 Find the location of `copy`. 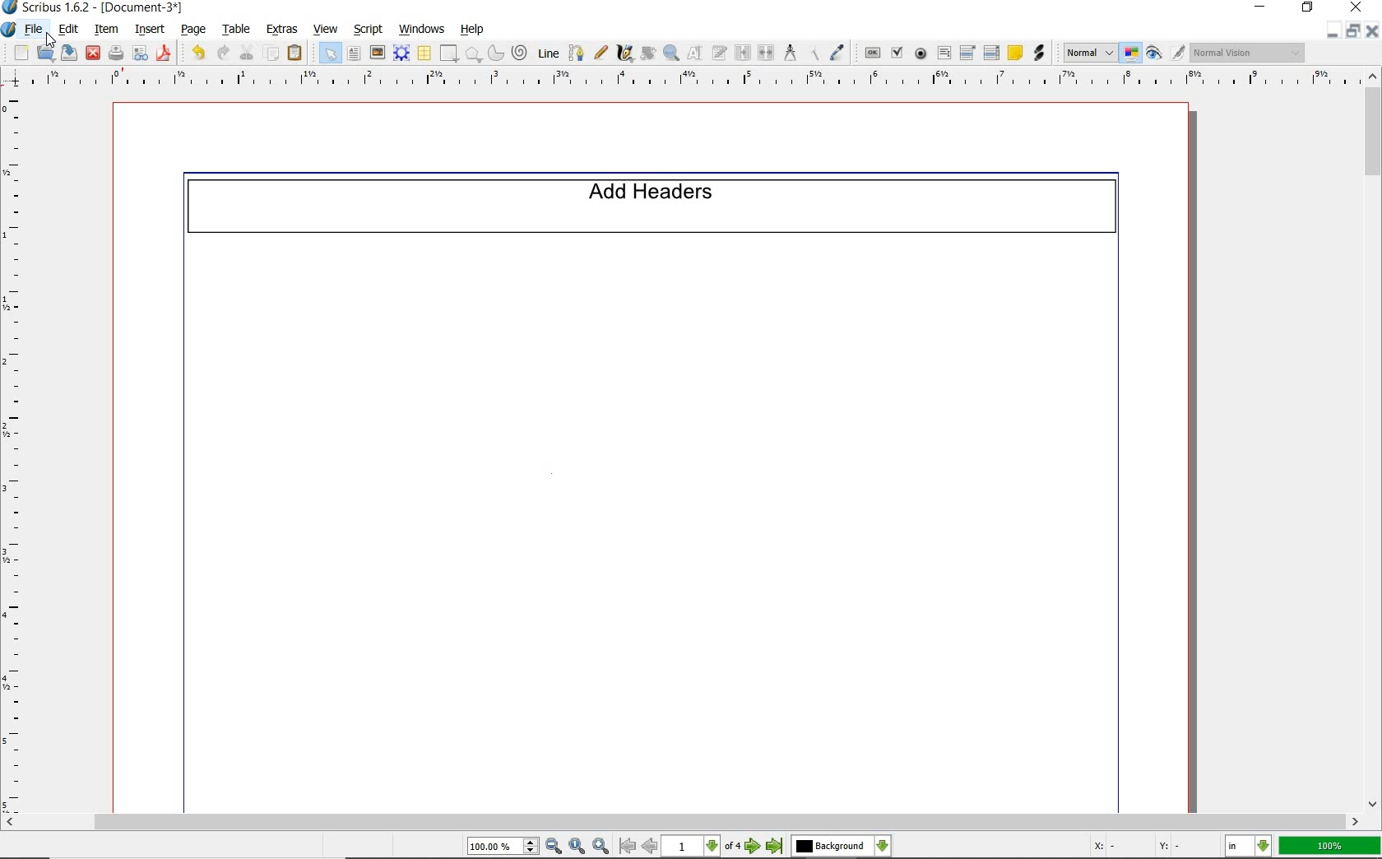

copy is located at coordinates (271, 55).